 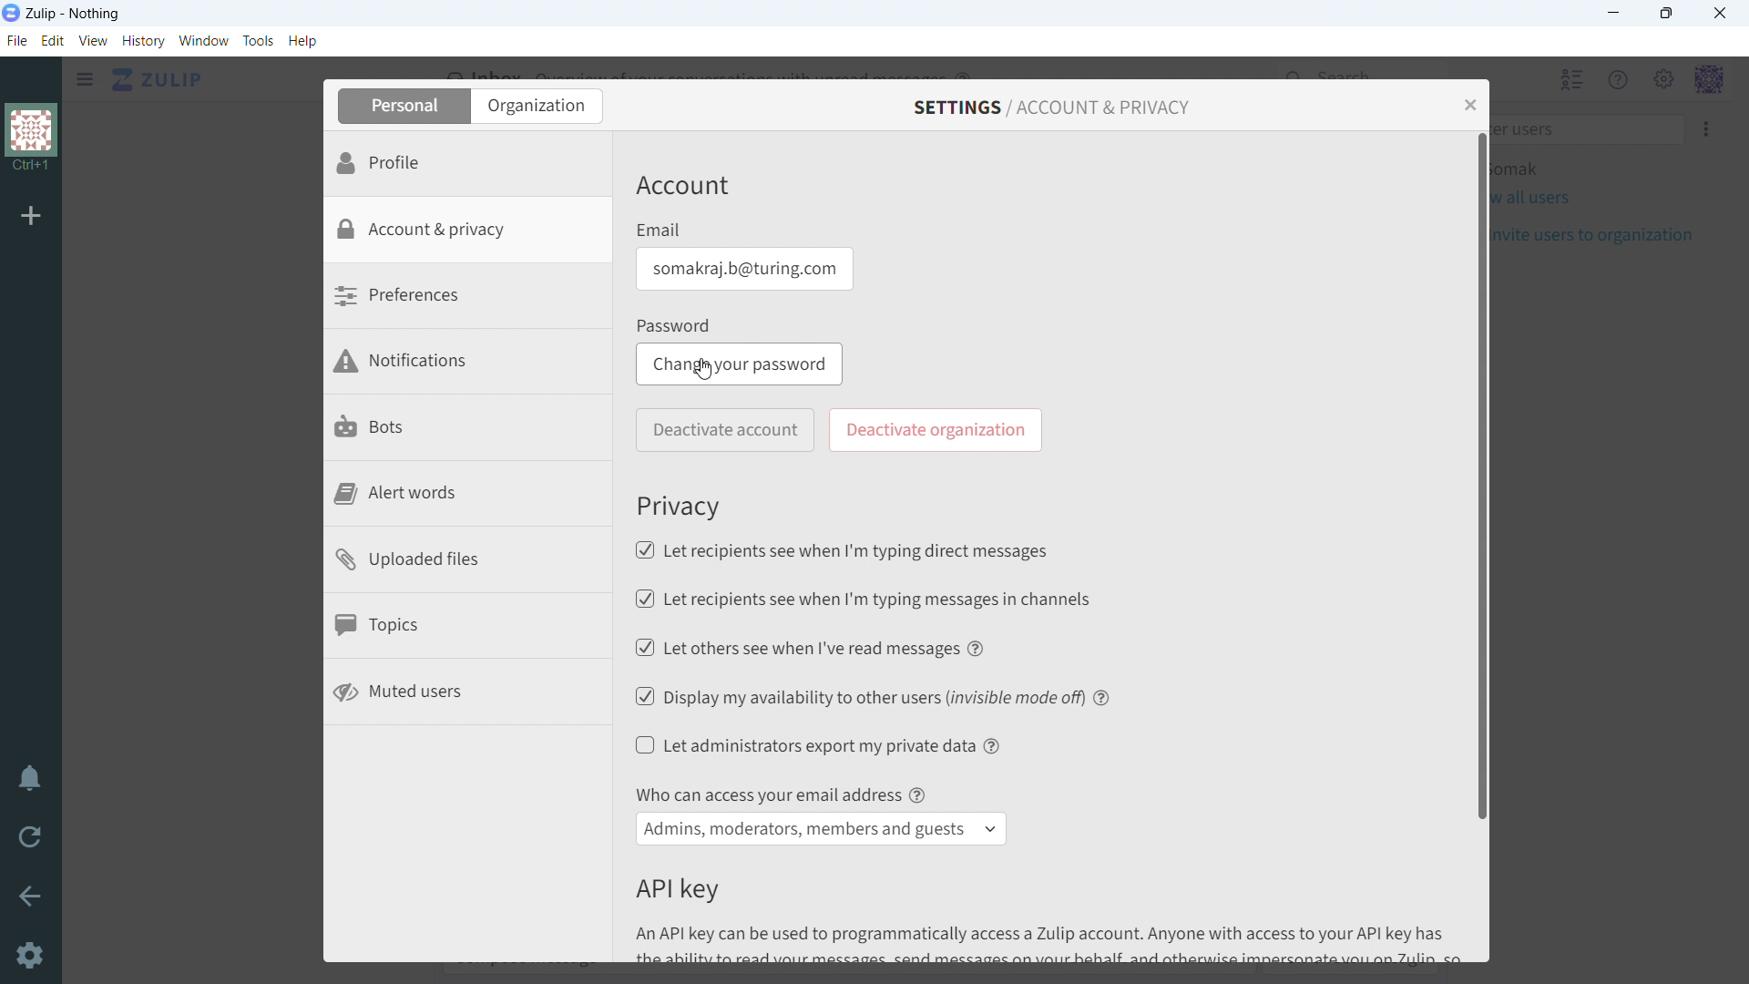 What do you see at coordinates (466, 231) in the screenshot?
I see `account & privacy selected` at bounding box center [466, 231].